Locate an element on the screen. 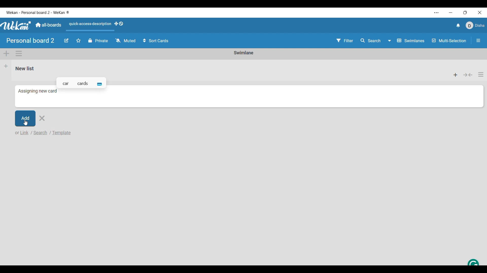 This screenshot has height=273, width=487. Search is located at coordinates (371, 40).